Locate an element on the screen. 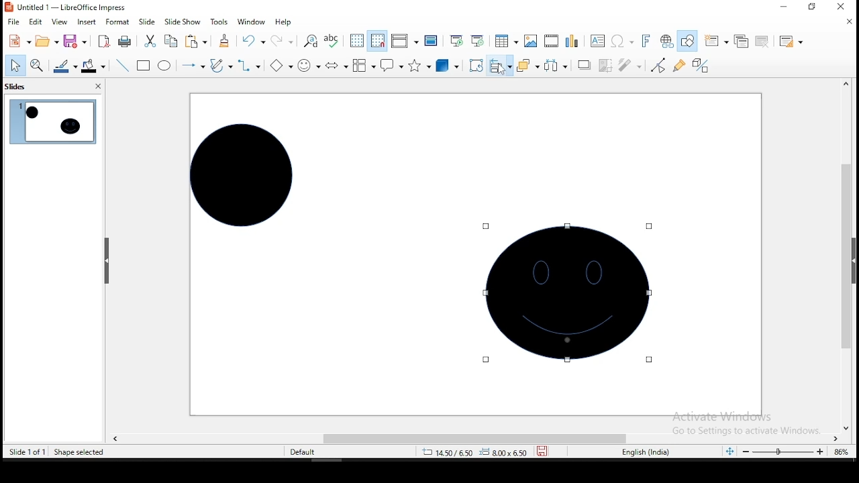 This screenshot has width=859, height=483. start from first slide is located at coordinates (456, 41).